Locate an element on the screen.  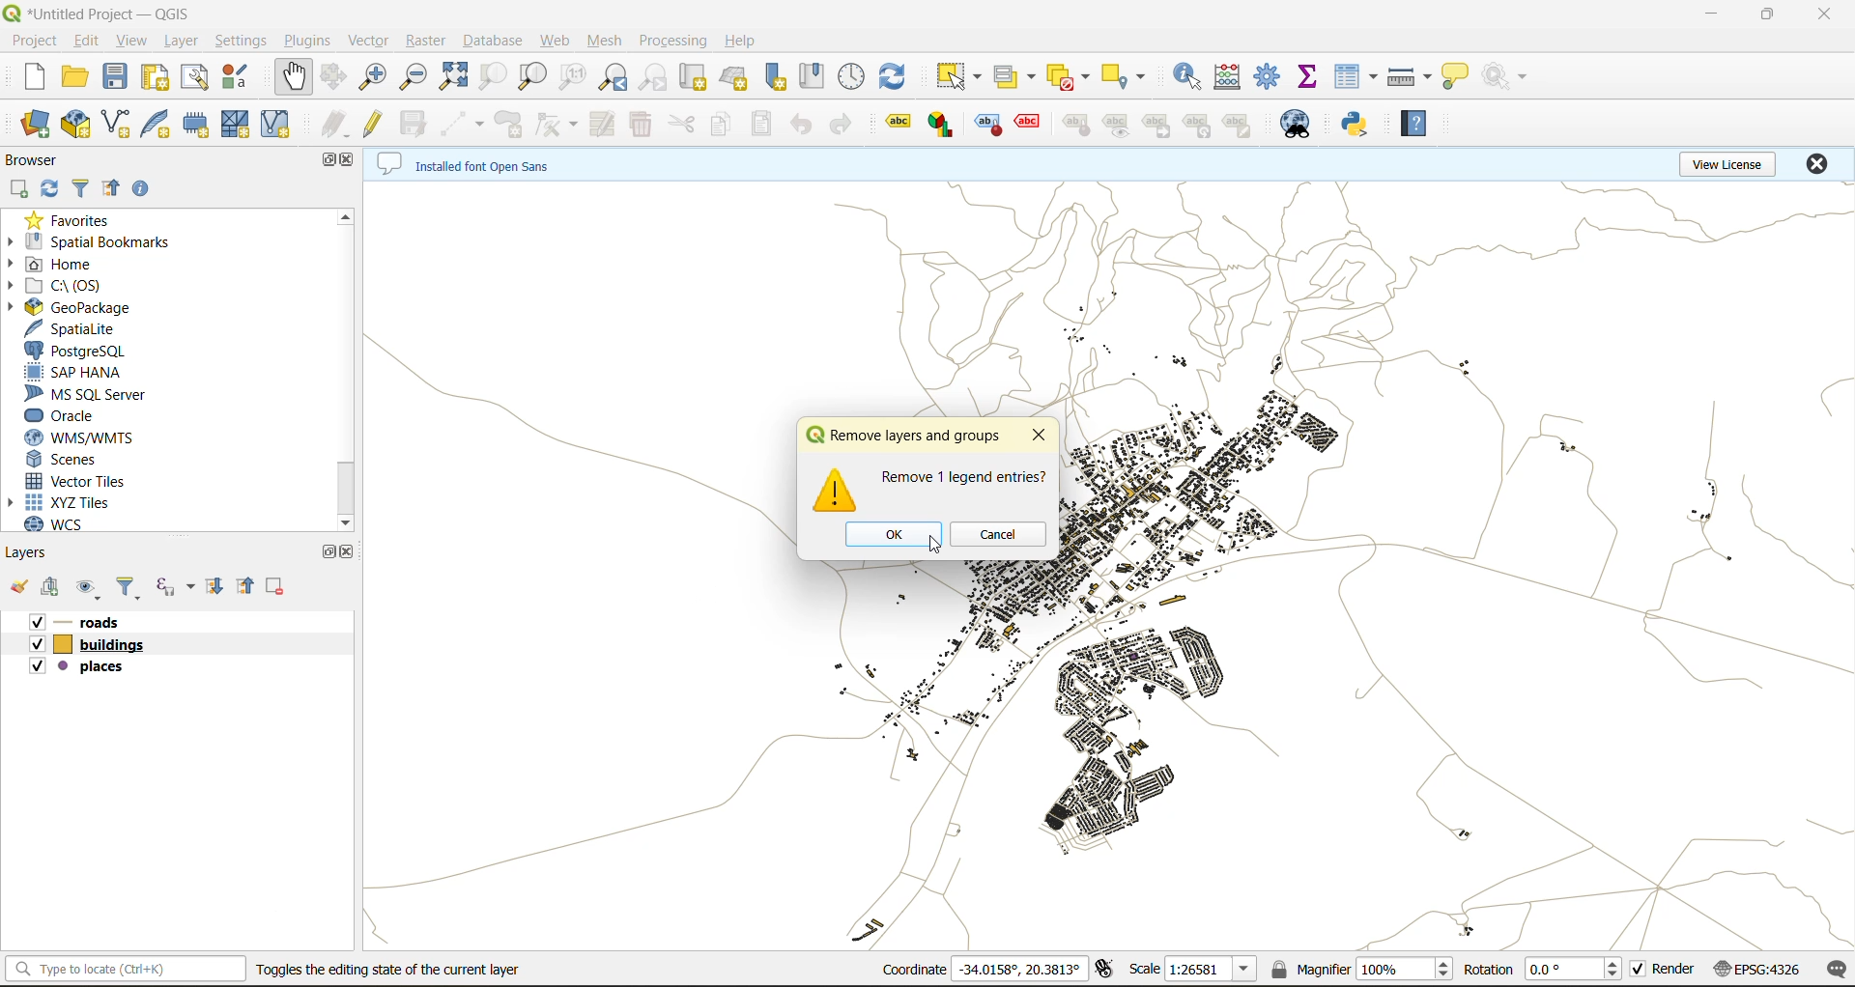
vector is located at coordinates (366, 41).